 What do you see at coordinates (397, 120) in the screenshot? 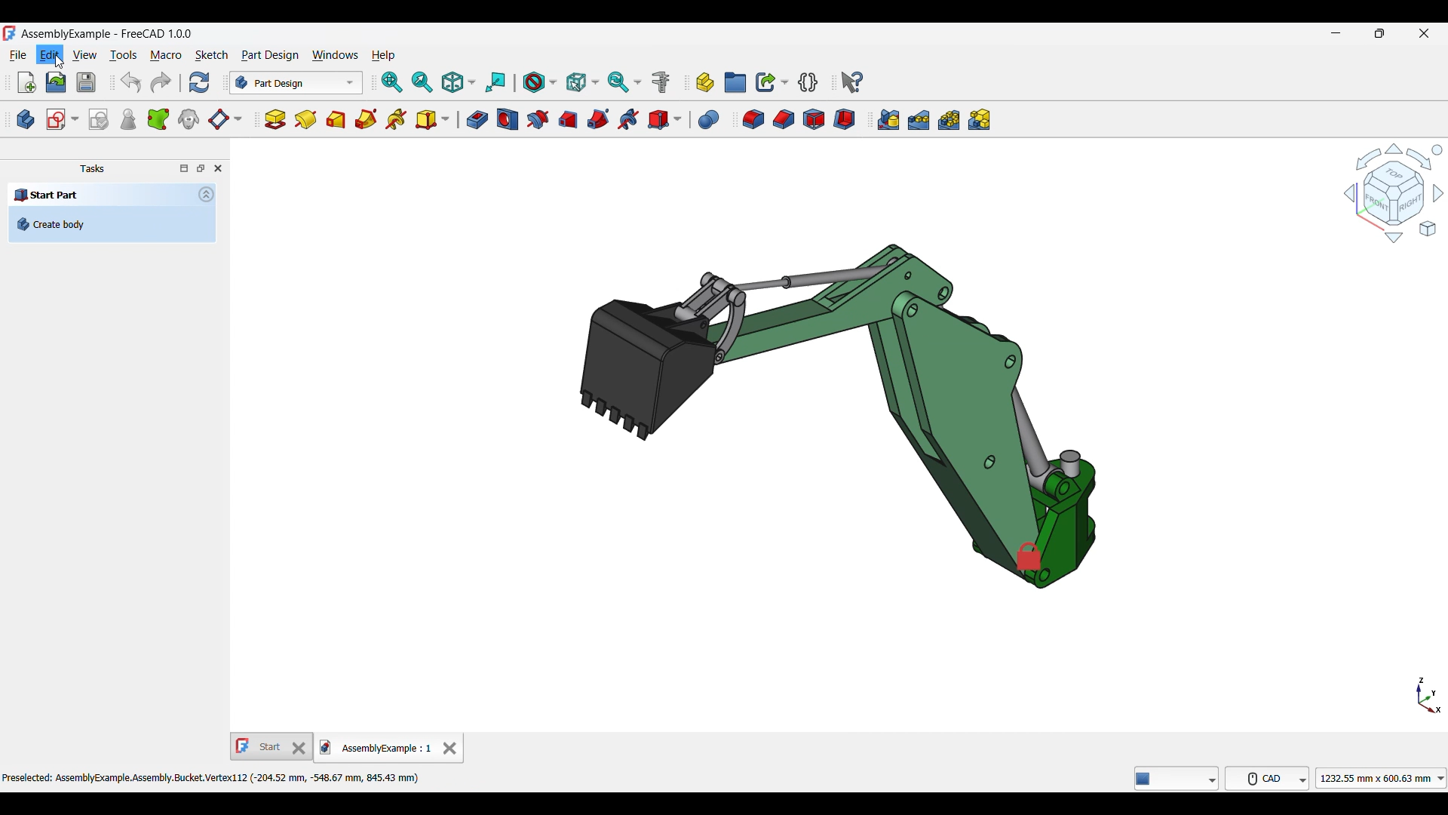
I see `Additive helix` at bounding box center [397, 120].